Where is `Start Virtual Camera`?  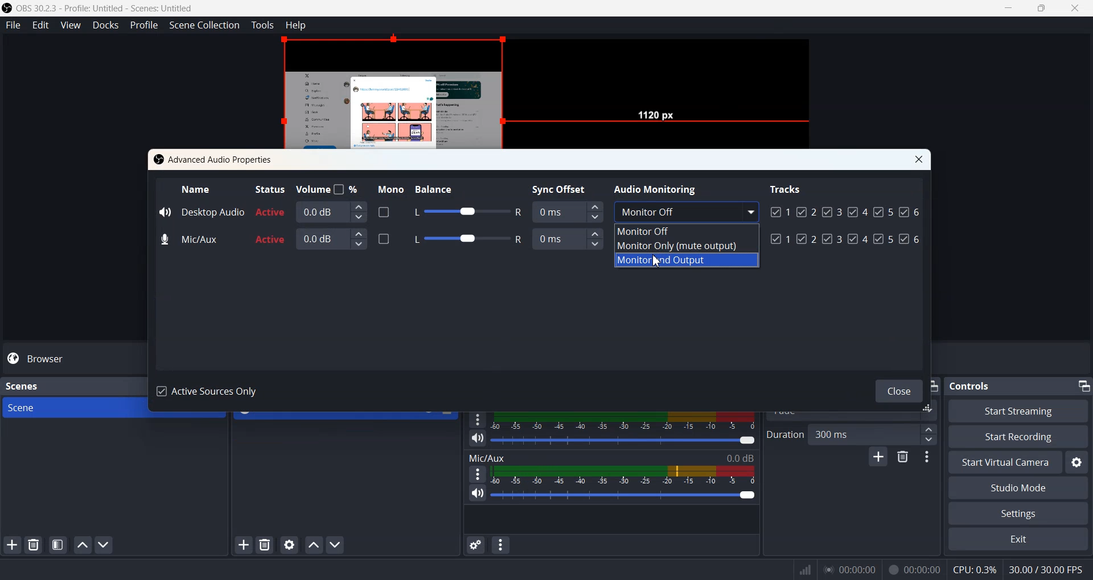
Start Virtual Camera is located at coordinates (1003, 462).